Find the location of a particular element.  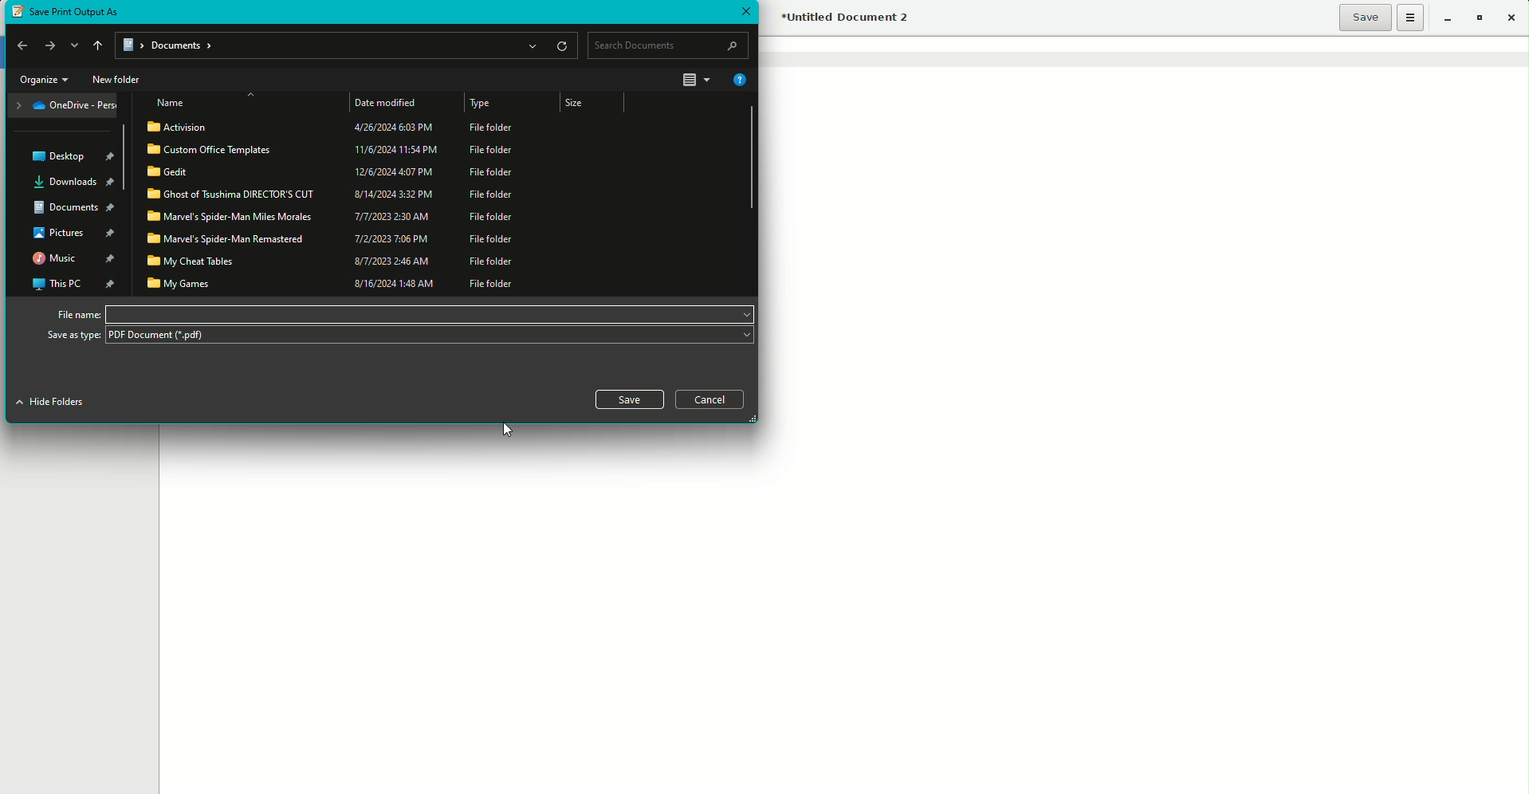

Move up is located at coordinates (96, 45).